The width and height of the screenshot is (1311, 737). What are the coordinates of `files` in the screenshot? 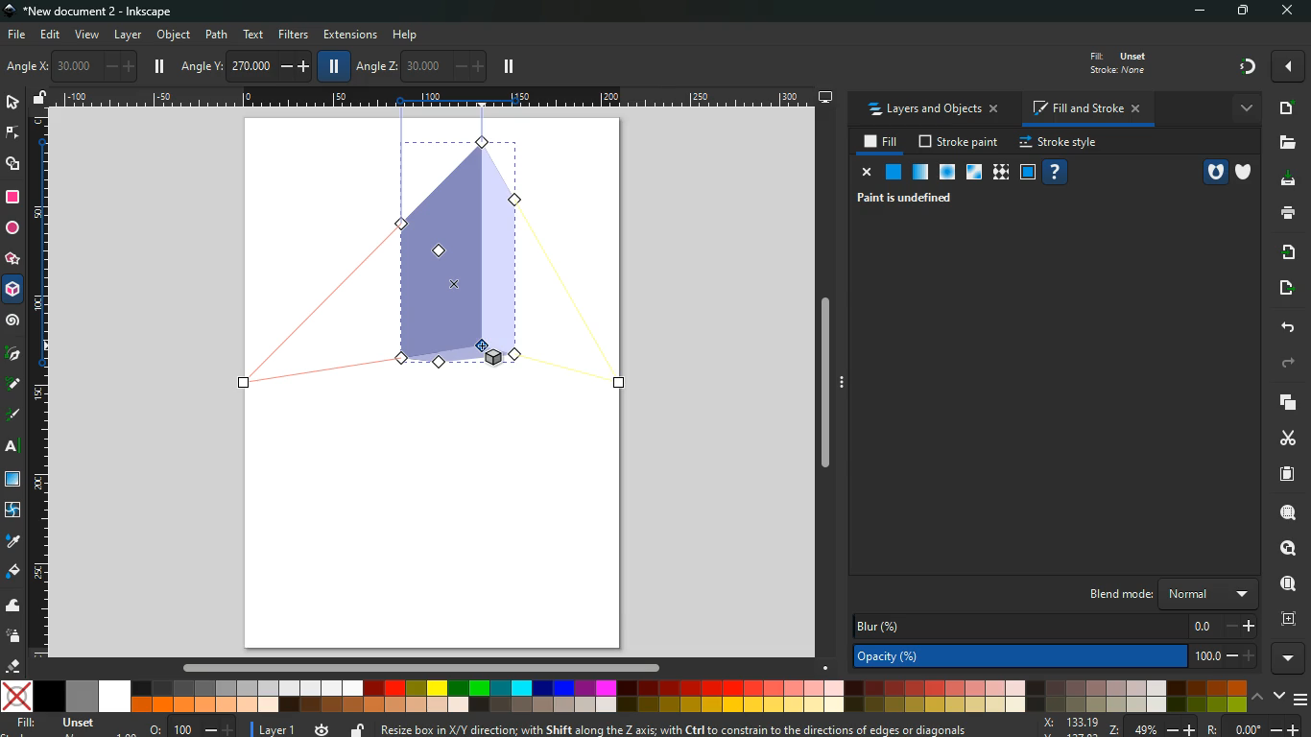 It's located at (1285, 144).